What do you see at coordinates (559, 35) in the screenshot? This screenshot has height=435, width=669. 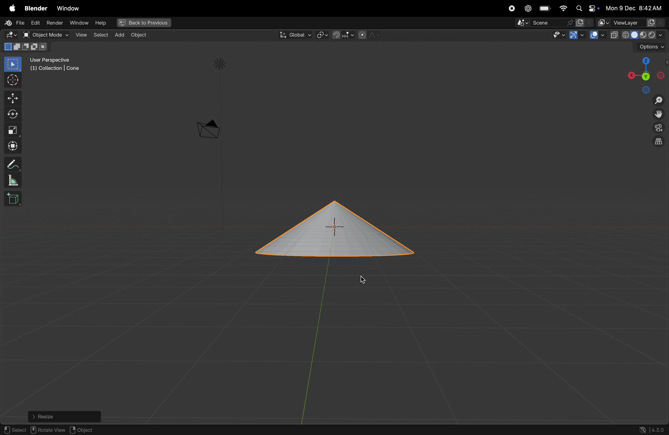 I see `show visinlilty` at bounding box center [559, 35].